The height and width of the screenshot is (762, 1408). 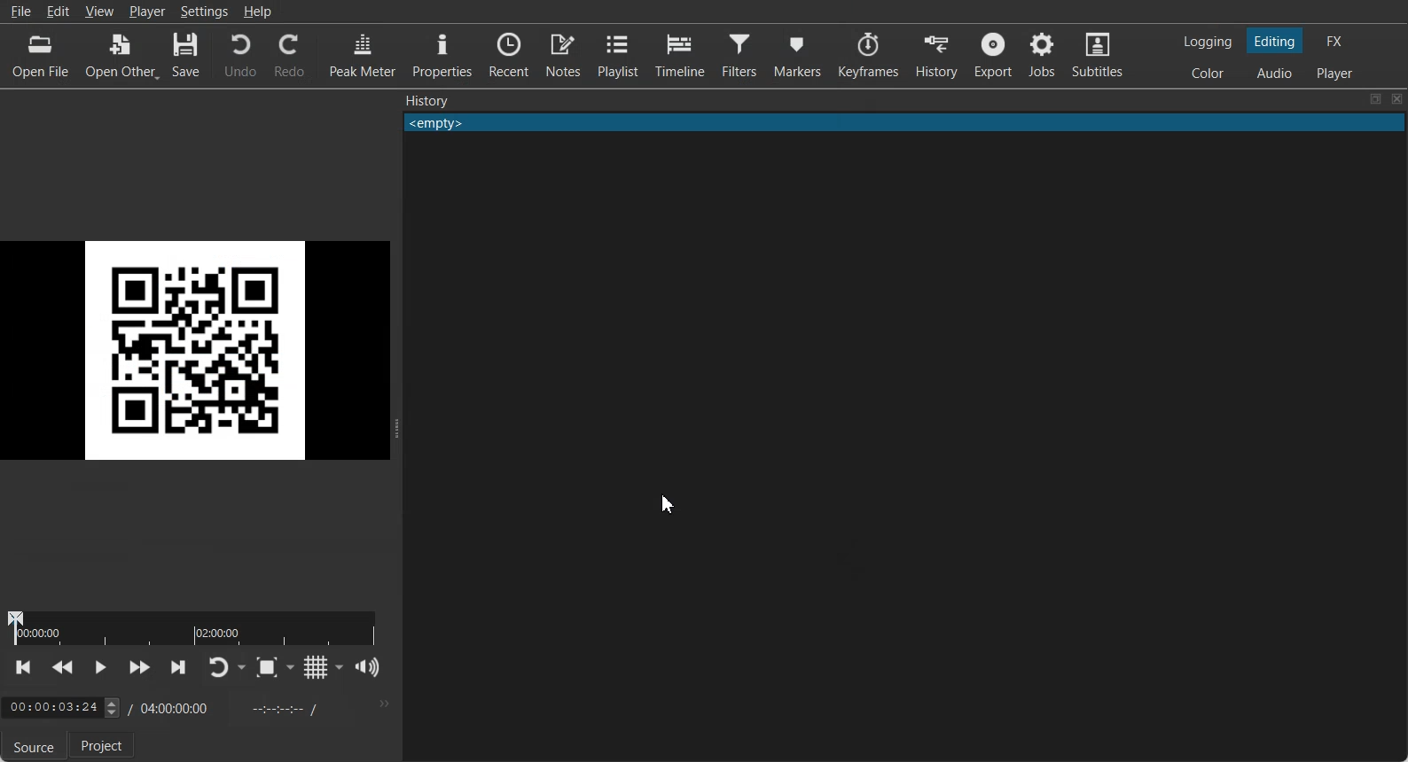 What do you see at coordinates (25, 667) in the screenshot?
I see `Skip to previous point` at bounding box center [25, 667].